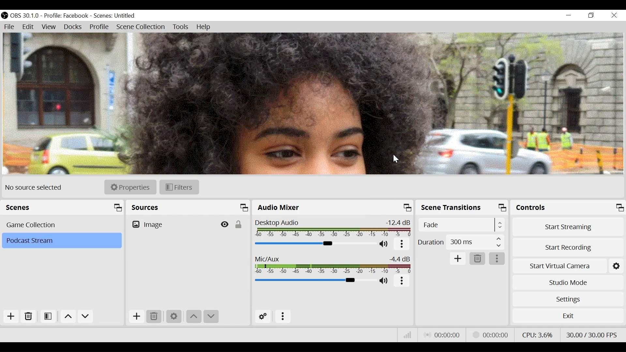 The width and height of the screenshot is (626, 352). Describe the element at coordinates (85, 317) in the screenshot. I see `Move down` at that location.